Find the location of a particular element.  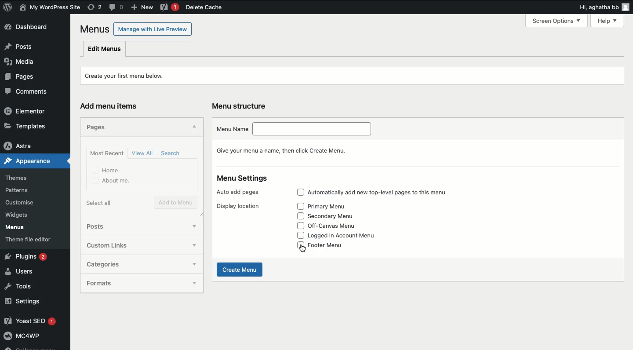

Auto add pages is located at coordinates (237, 193).